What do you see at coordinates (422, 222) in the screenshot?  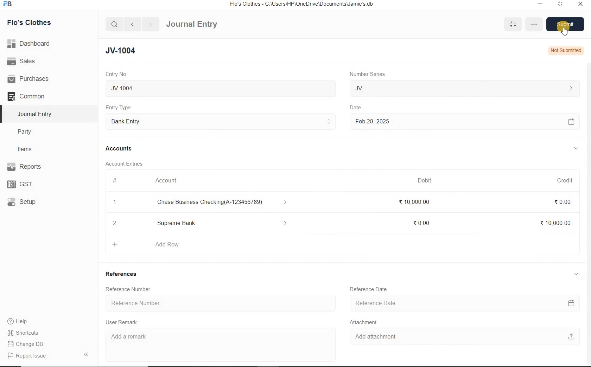 I see `₹0.00` at bounding box center [422, 222].